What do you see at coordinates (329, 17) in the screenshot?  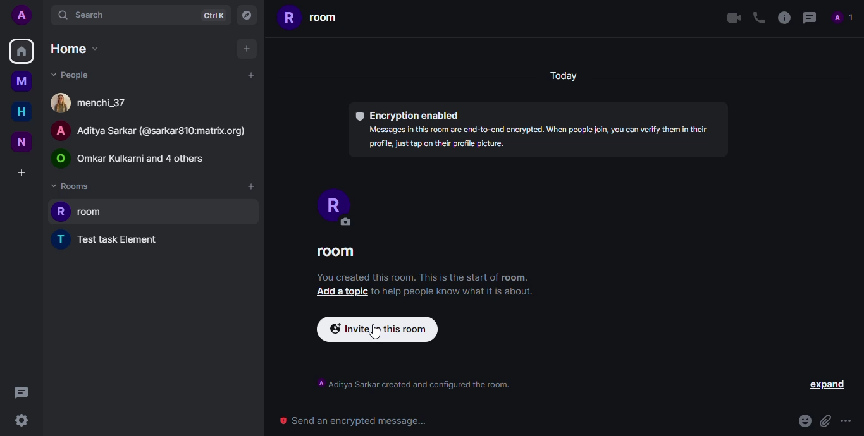 I see `room` at bounding box center [329, 17].